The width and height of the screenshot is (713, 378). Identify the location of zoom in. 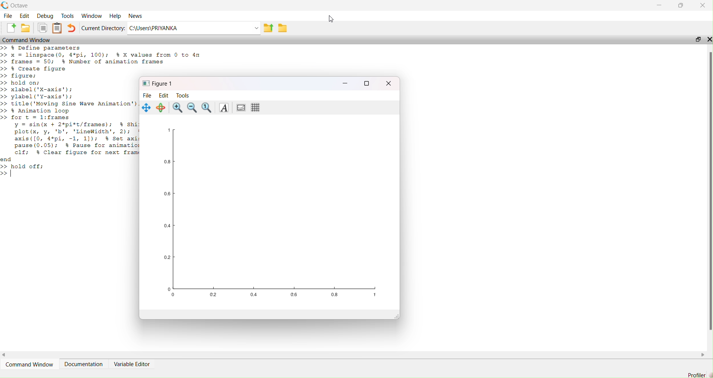
(177, 107).